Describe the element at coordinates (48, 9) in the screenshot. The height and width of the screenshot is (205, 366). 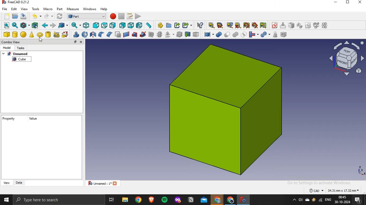
I see `macro` at that location.